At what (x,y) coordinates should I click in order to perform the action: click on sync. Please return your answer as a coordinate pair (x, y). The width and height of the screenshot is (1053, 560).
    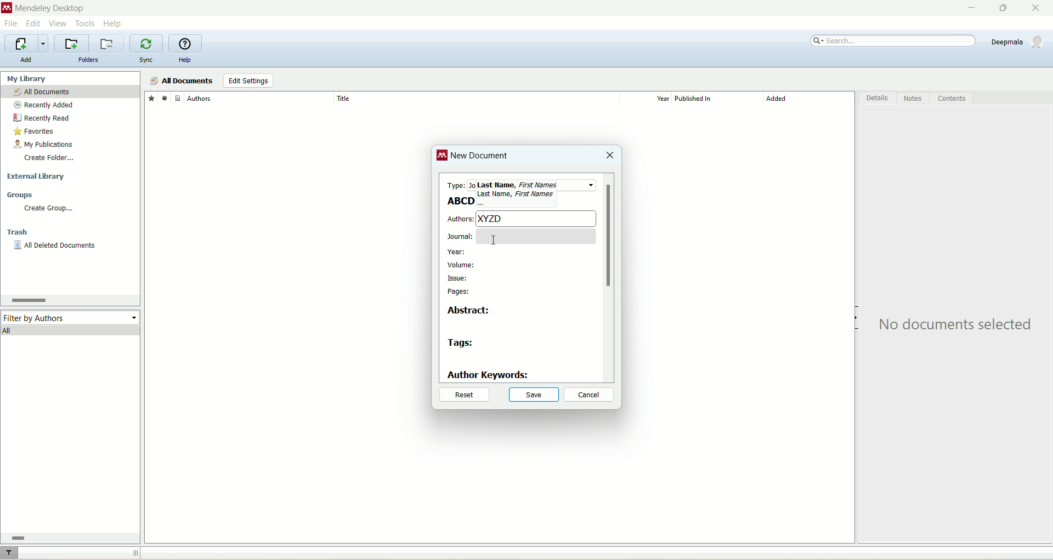
    Looking at the image, I should click on (148, 60).